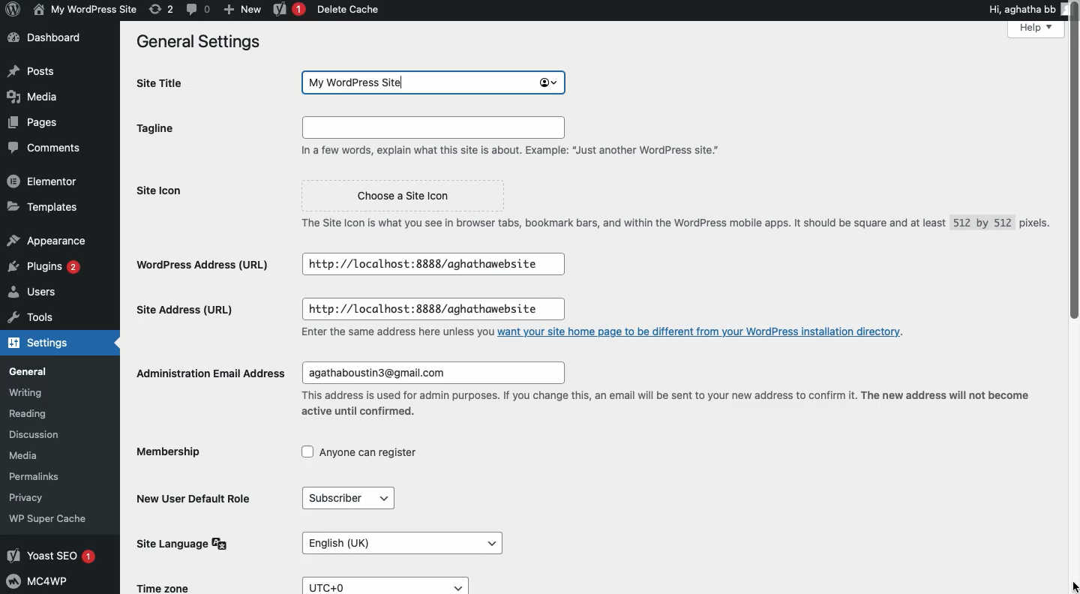  I want to click on Dashboard, so click(47, 41).